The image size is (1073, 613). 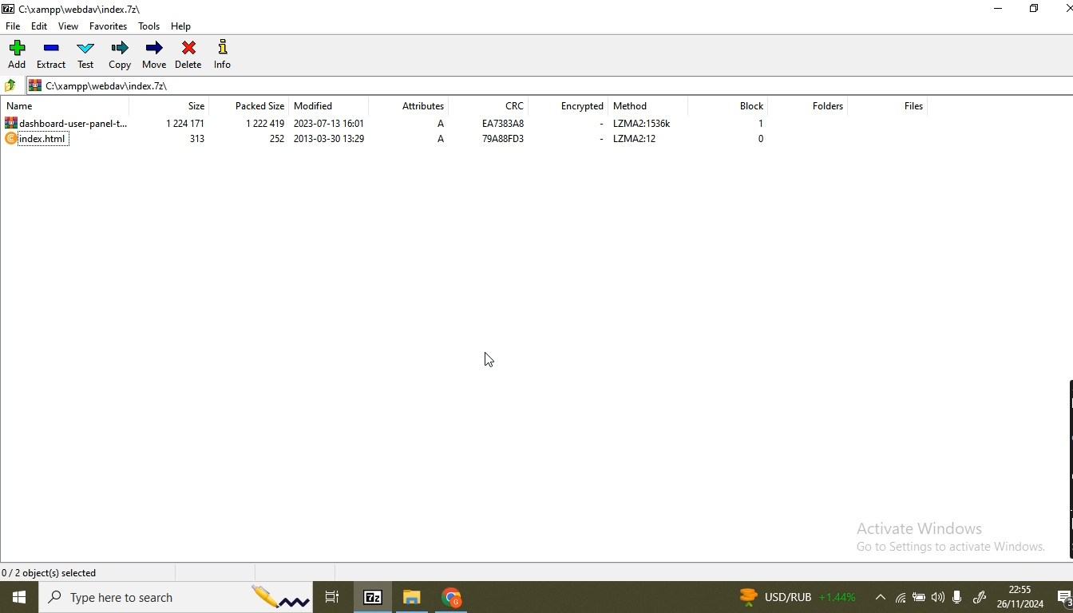 I want to click on name, so click(x=22, y=105).